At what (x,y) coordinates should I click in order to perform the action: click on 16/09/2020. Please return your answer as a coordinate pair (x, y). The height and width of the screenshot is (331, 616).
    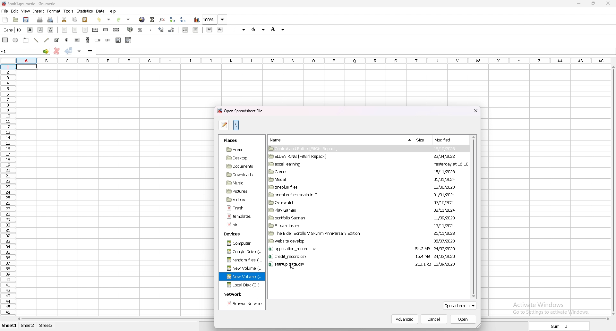
    Looking at the image, I should click on (446, 264).